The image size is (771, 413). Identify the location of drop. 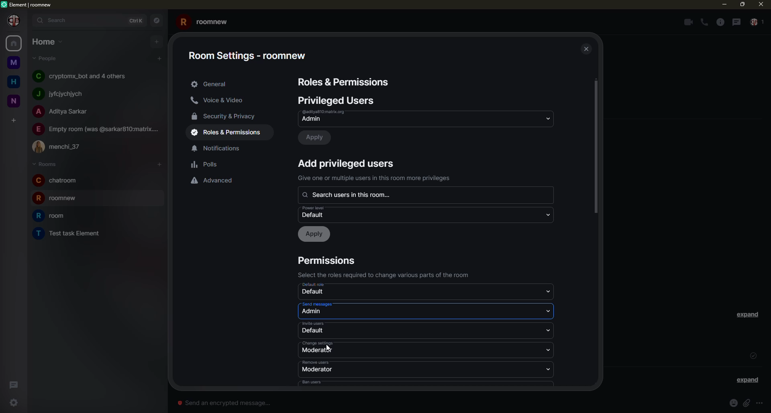
(551, 311).